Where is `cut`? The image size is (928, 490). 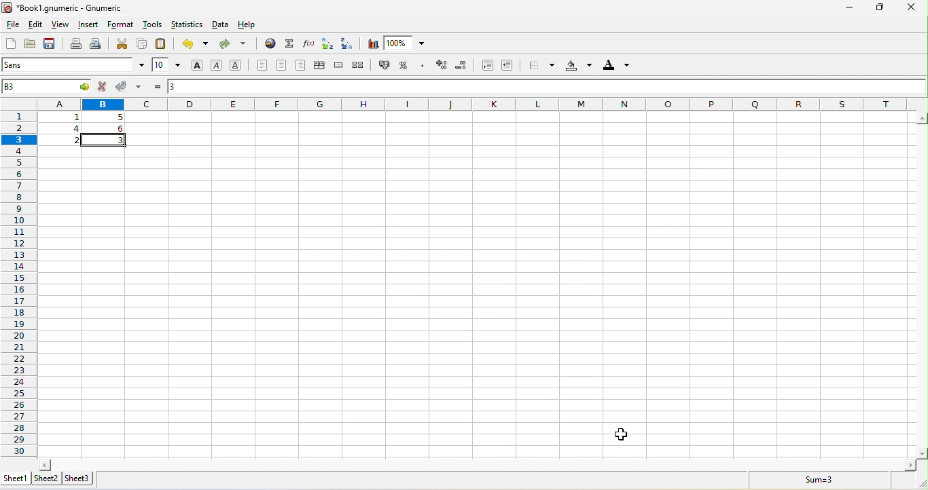
cut is located at coordinates (121, 44).